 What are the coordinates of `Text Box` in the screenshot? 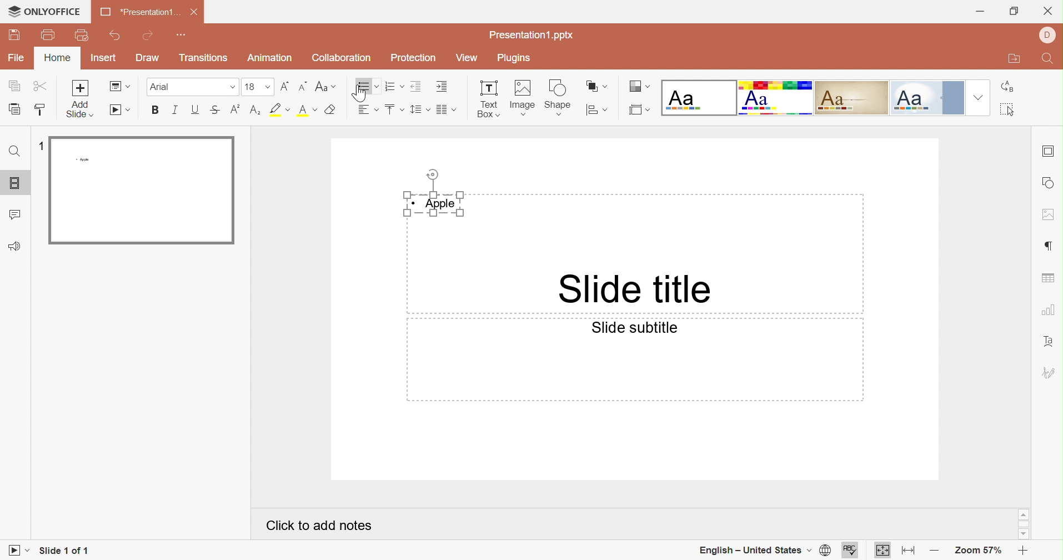 It's located at (485, 100).